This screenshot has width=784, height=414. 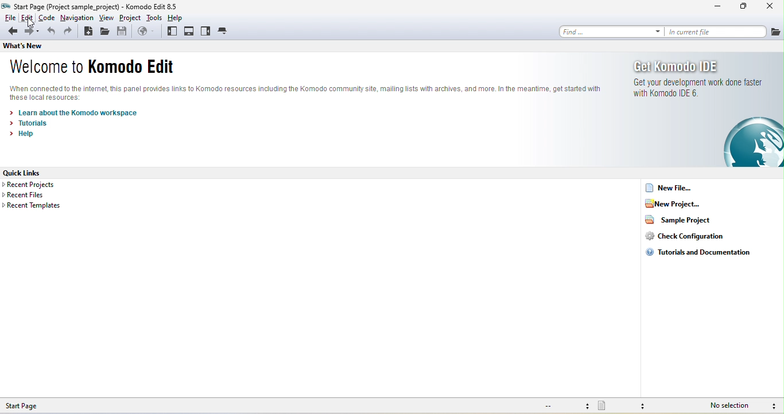 What do you see at coordinates (311, 93) in the screenshot?
I see `komodo text` at bounding box center [311, 93].